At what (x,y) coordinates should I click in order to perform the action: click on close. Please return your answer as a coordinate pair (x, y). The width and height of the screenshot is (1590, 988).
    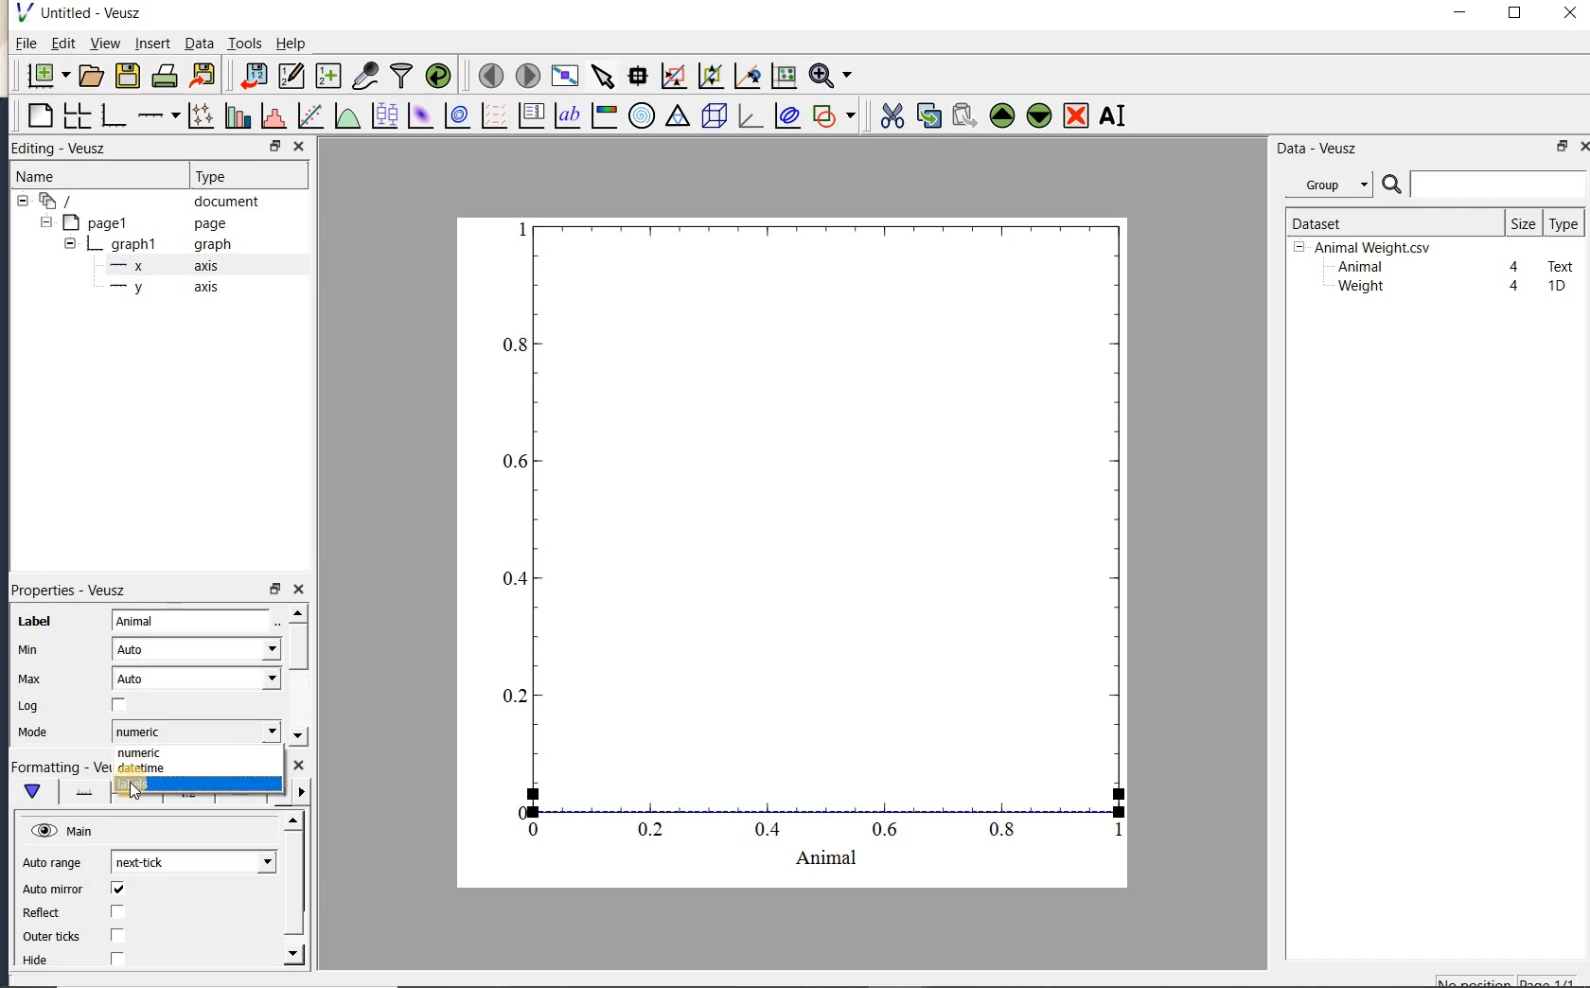
    Looking at the image, I should click on (1583, 147).